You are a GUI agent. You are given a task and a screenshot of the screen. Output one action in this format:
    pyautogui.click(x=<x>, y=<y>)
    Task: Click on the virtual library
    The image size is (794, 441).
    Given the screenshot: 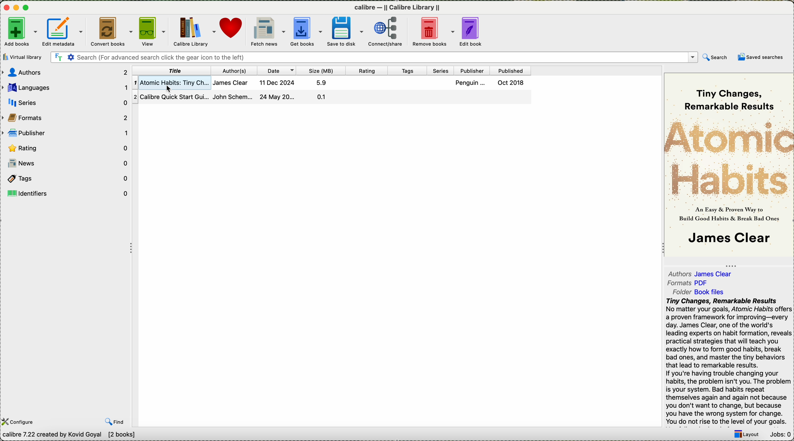 What is the action you would take?
    pyautogui.click(x=23, y=57)
    